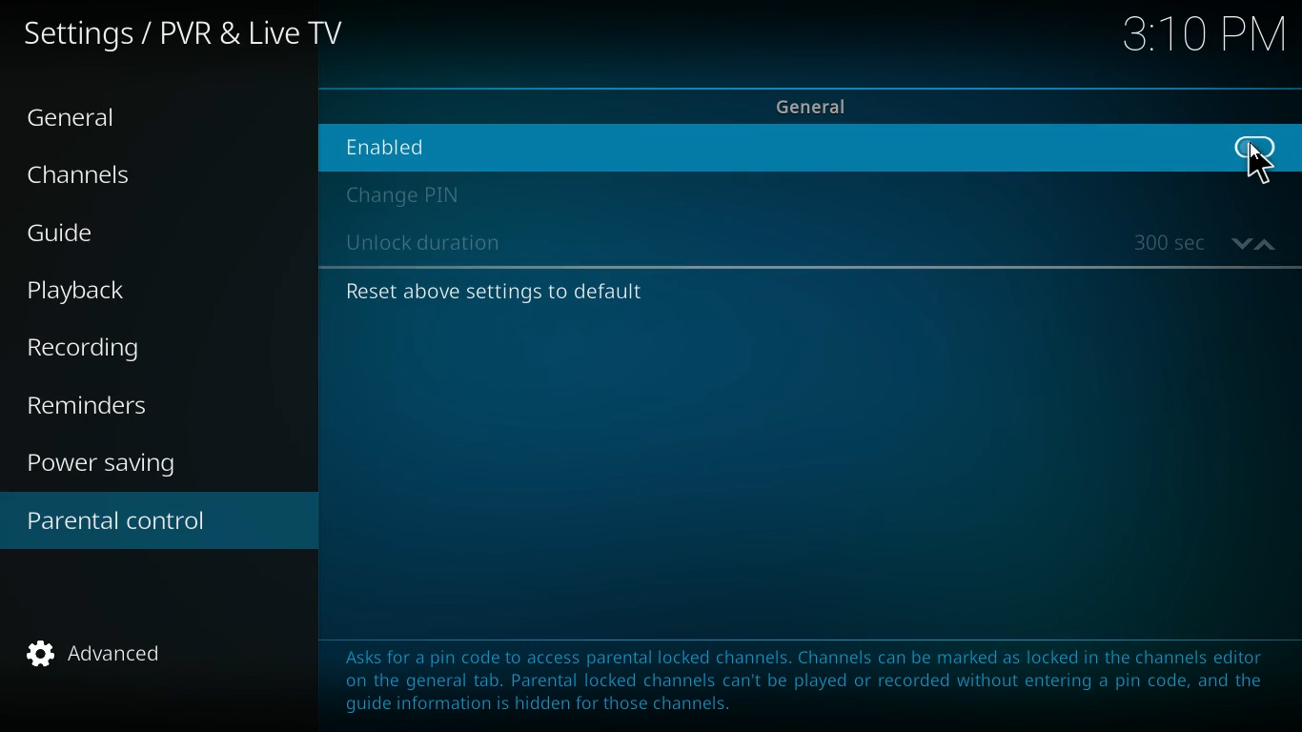  I want to click on reset, so click(494, 291).